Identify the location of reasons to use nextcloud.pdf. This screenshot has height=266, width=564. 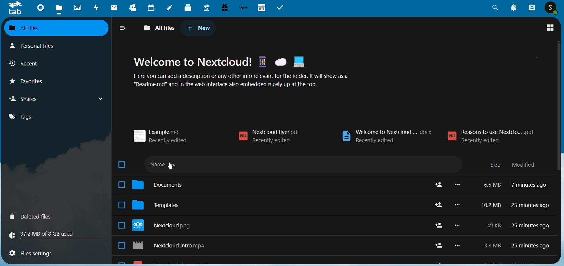
(186, 246).